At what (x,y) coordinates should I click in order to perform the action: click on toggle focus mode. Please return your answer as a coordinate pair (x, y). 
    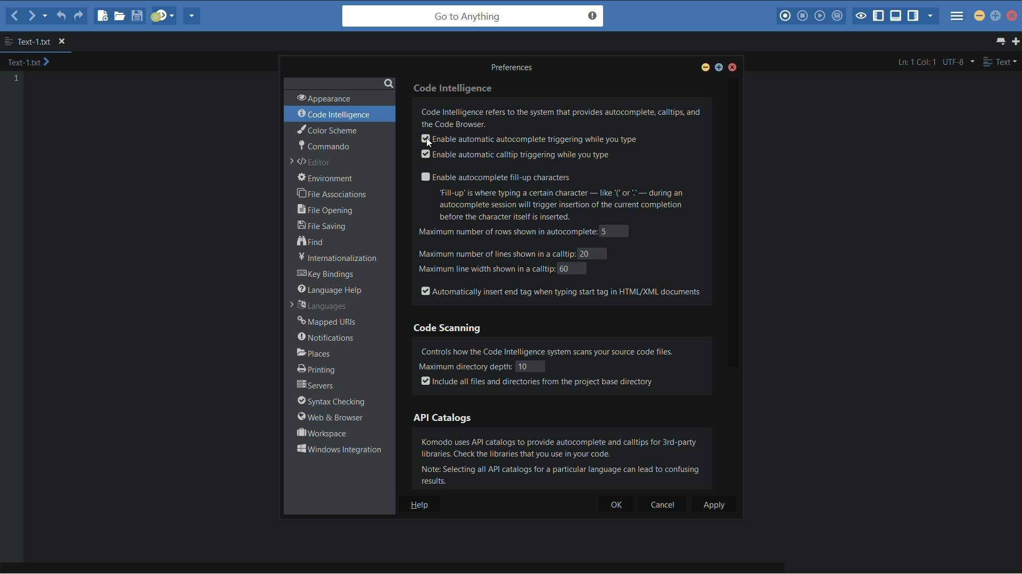
    Looking at the image, I should click on (861, 16).